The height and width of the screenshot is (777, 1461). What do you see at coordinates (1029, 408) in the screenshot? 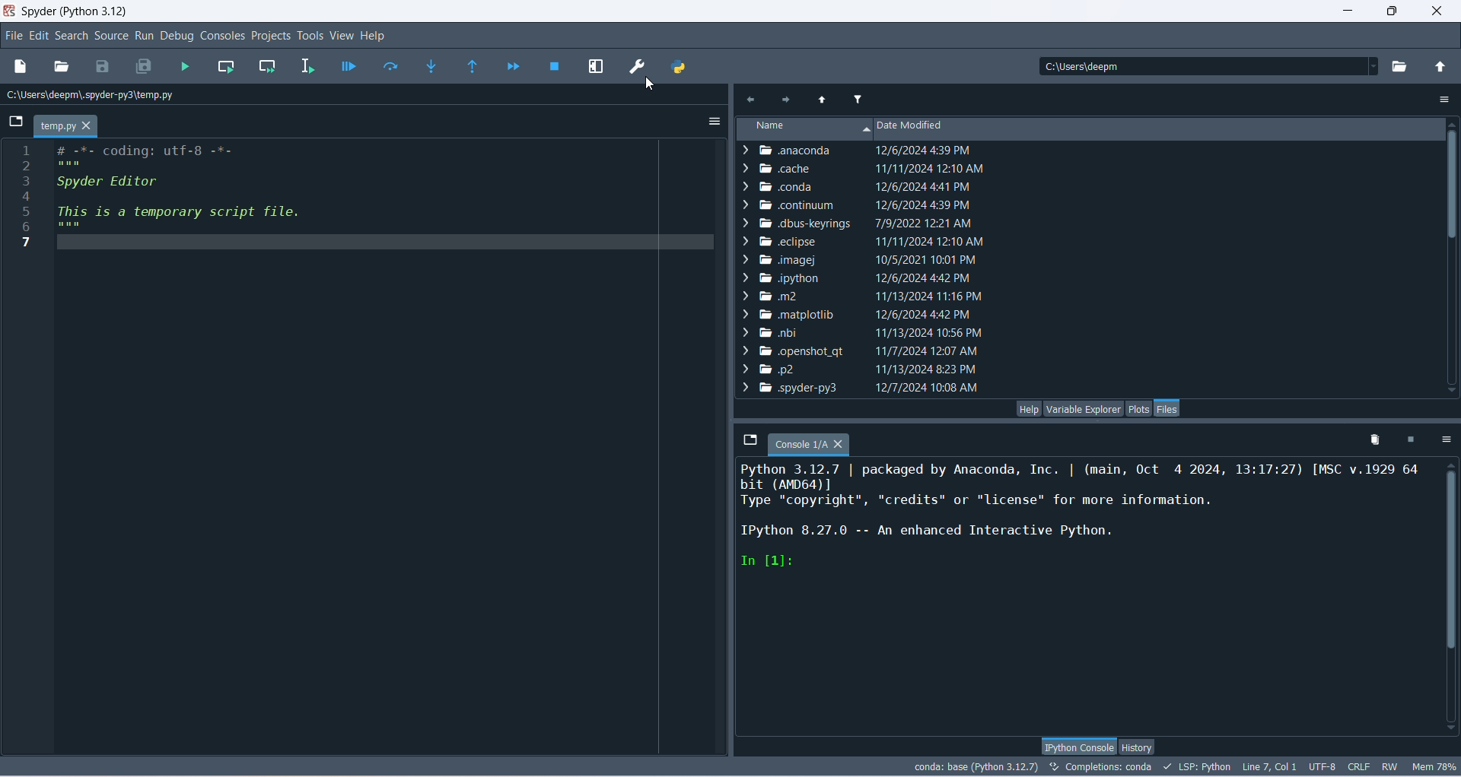
I see `help` at bounding box center [1029, 408].